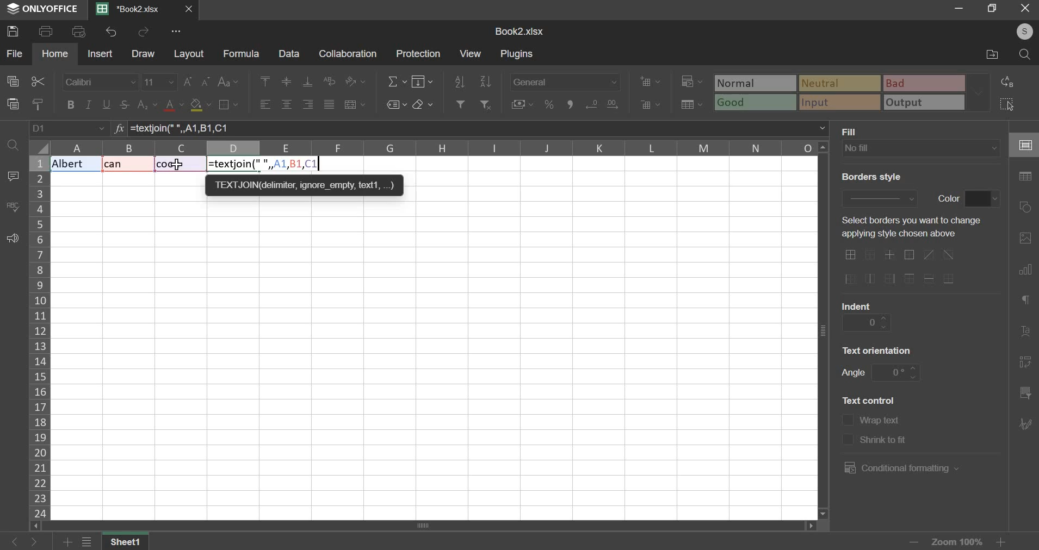 The width and height of the screenshot is (1039, 550). I want to click on text, so click(853, 131).